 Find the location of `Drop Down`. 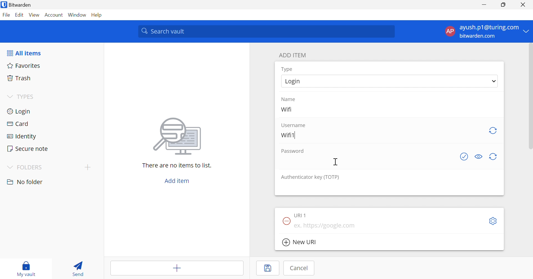

Drop Down is located at coordinates (87, 167).